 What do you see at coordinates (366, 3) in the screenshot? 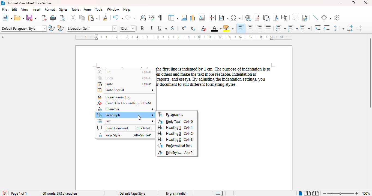
I see `close` at bounding box center [366, 3].